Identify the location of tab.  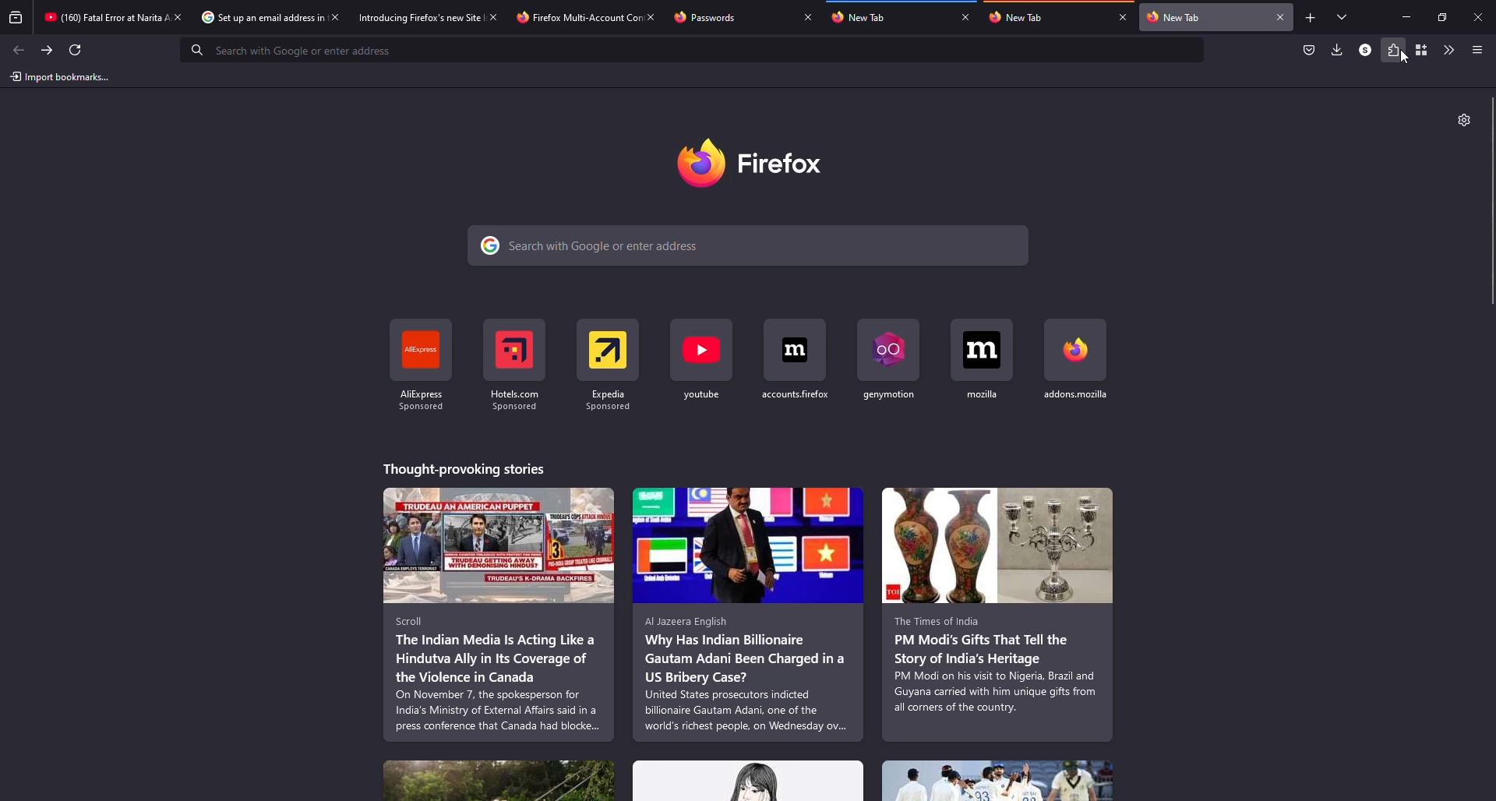
(569, 16).